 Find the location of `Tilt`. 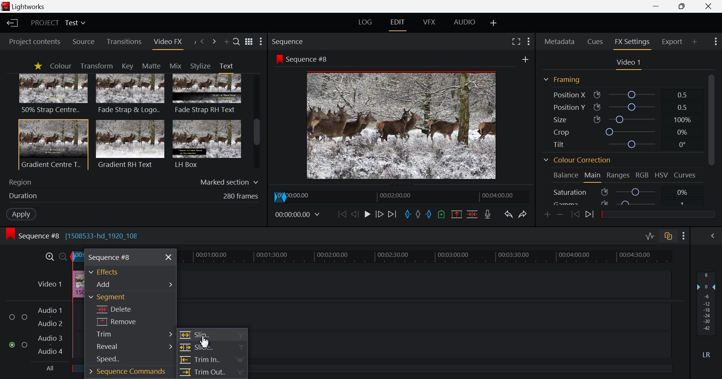

Tilt is located at coordinates (623, 144).